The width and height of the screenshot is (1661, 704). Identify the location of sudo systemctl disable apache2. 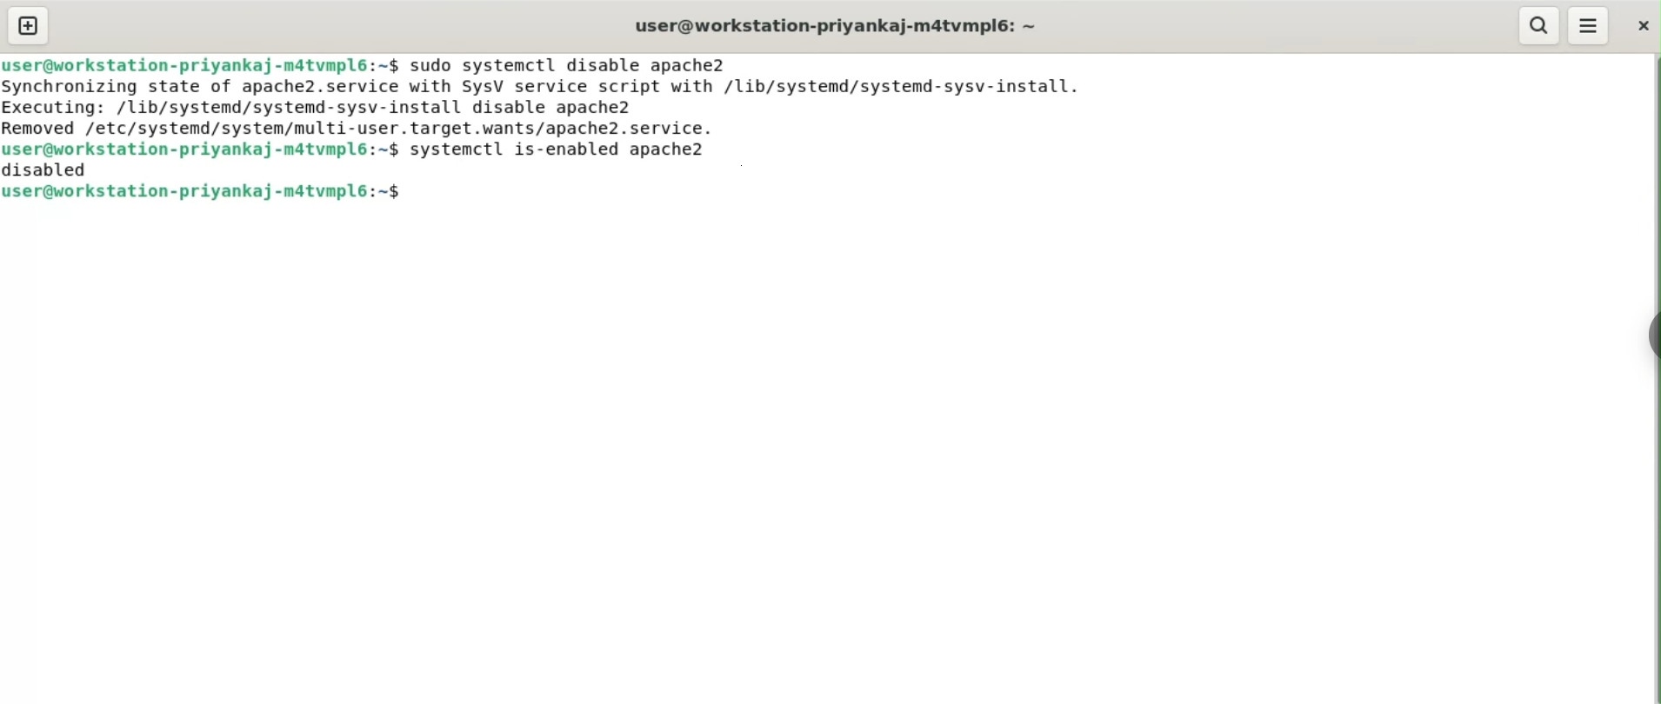
(582, 64).